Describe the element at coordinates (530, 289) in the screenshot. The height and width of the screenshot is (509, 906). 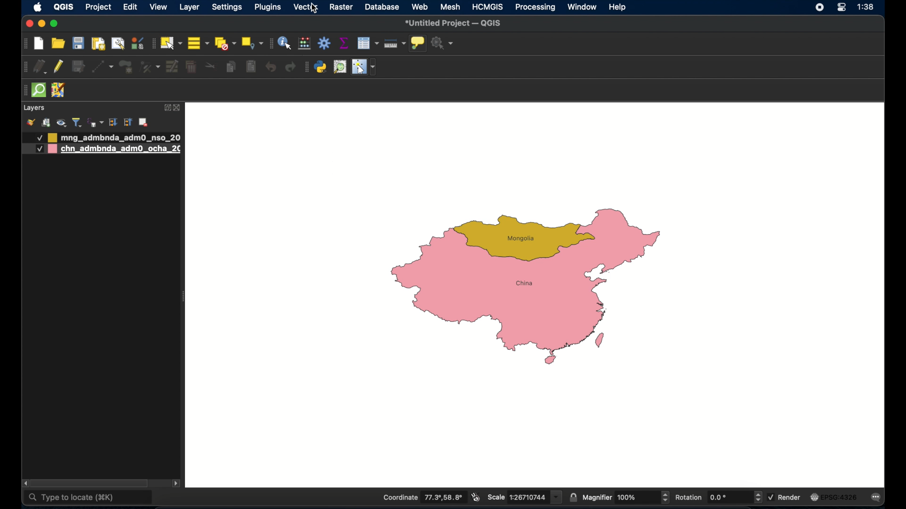
I see `maps of china and Mongolia` at that location.